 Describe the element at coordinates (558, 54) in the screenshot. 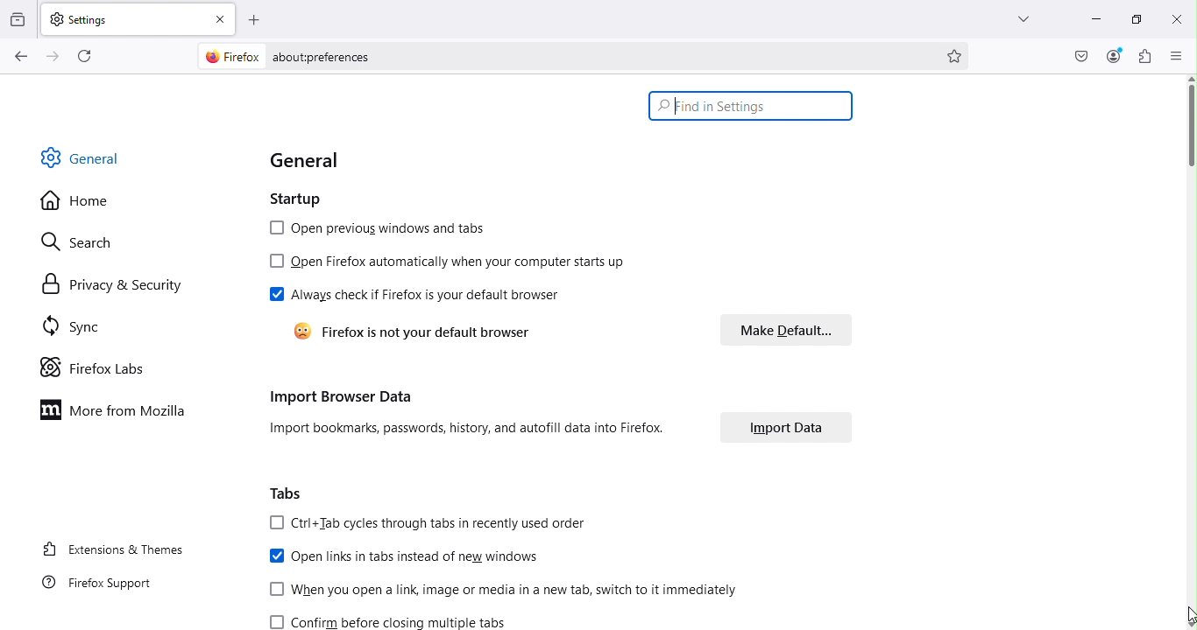

I see `Address bar` at that location.